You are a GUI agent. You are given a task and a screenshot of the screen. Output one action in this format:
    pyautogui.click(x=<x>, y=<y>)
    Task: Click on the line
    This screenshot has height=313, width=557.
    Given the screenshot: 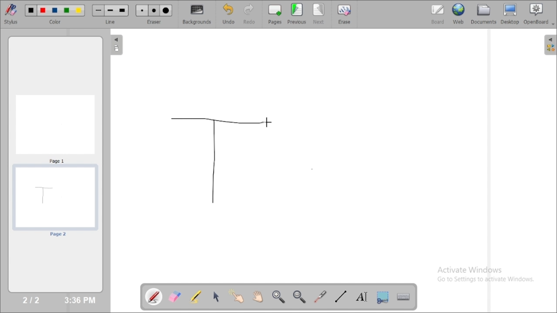 What is the action you would take?
    pyautogui.click(x=111, y=22)
    